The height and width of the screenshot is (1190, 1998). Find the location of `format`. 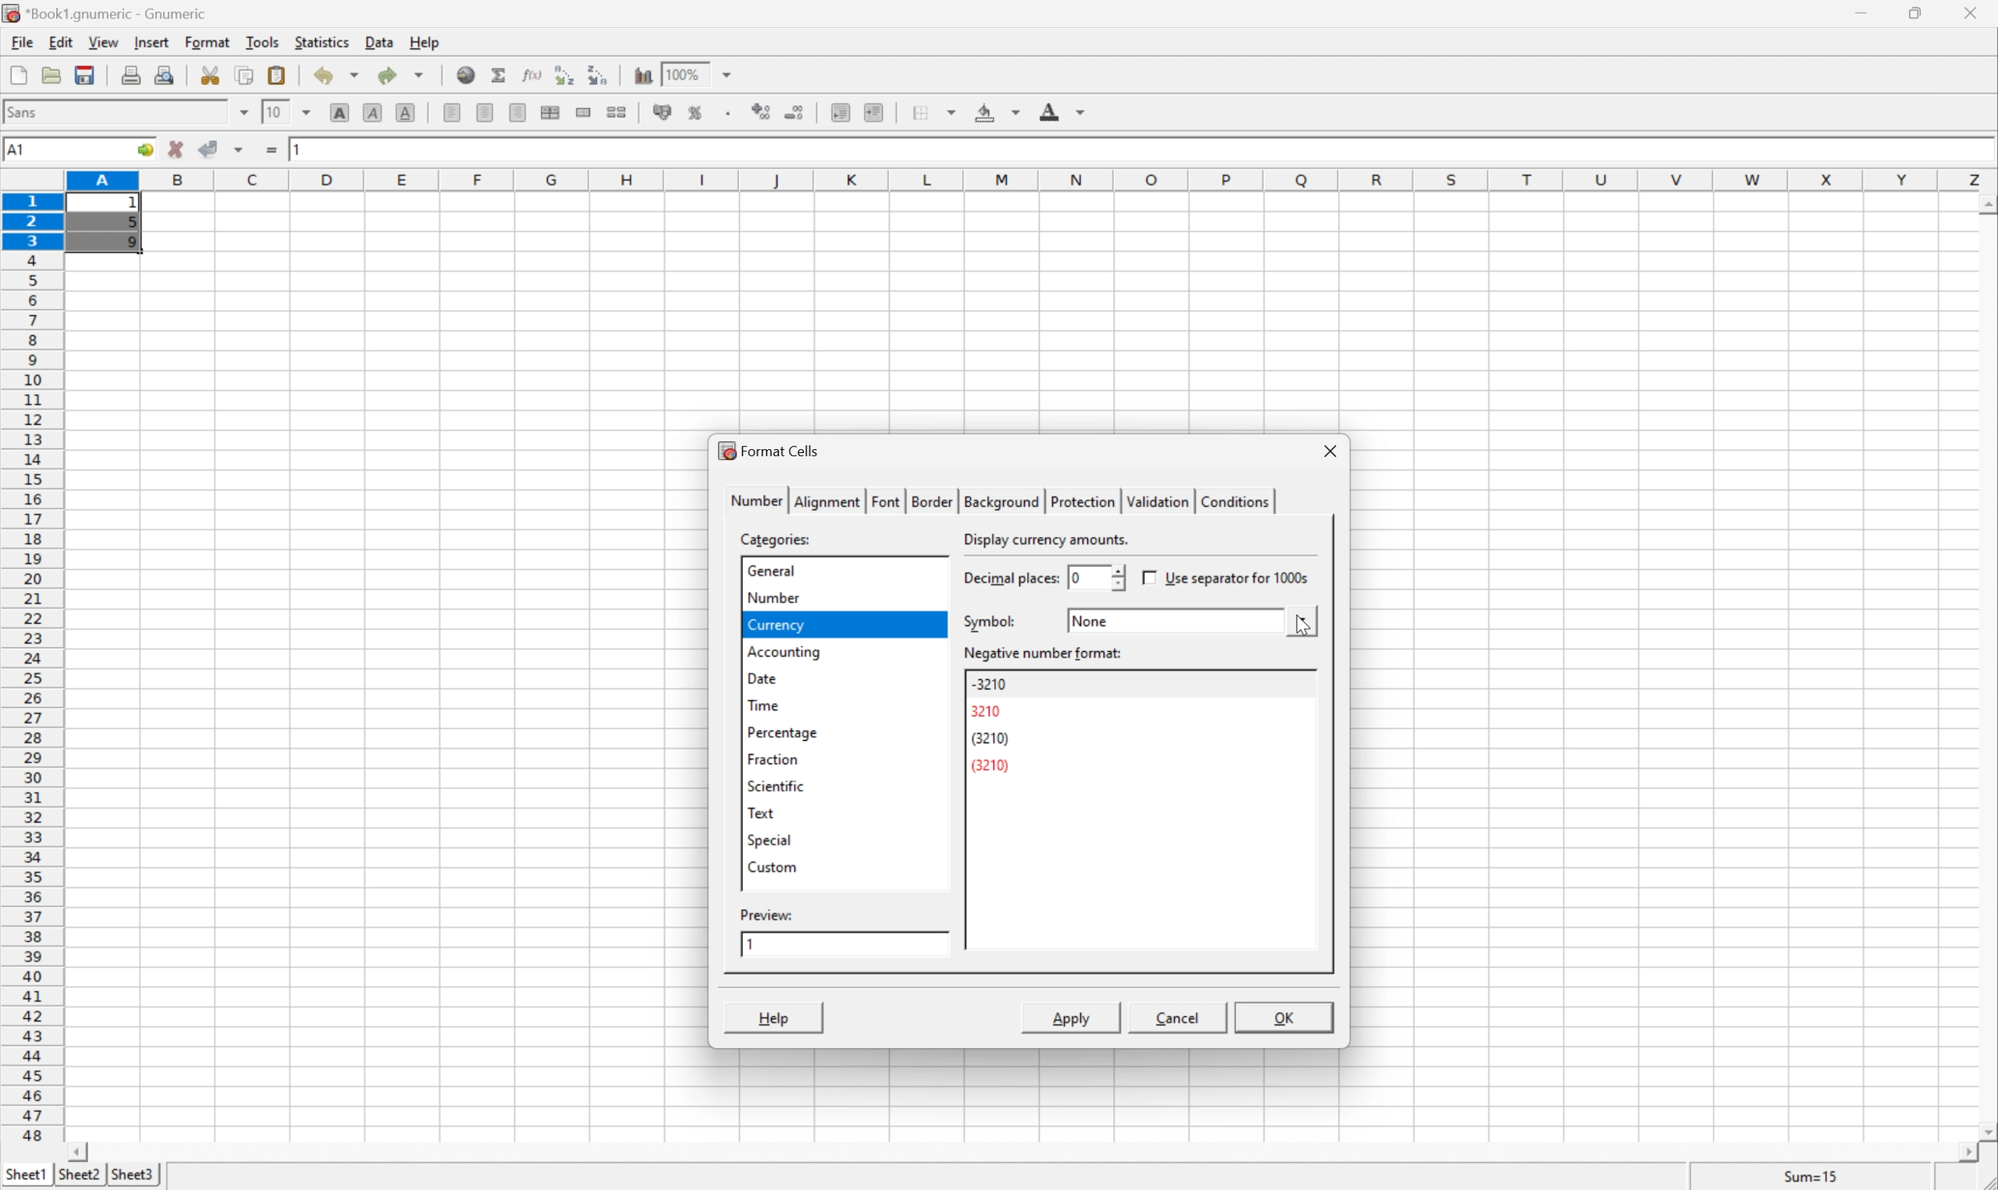

format is located at coordinates (210, 42).